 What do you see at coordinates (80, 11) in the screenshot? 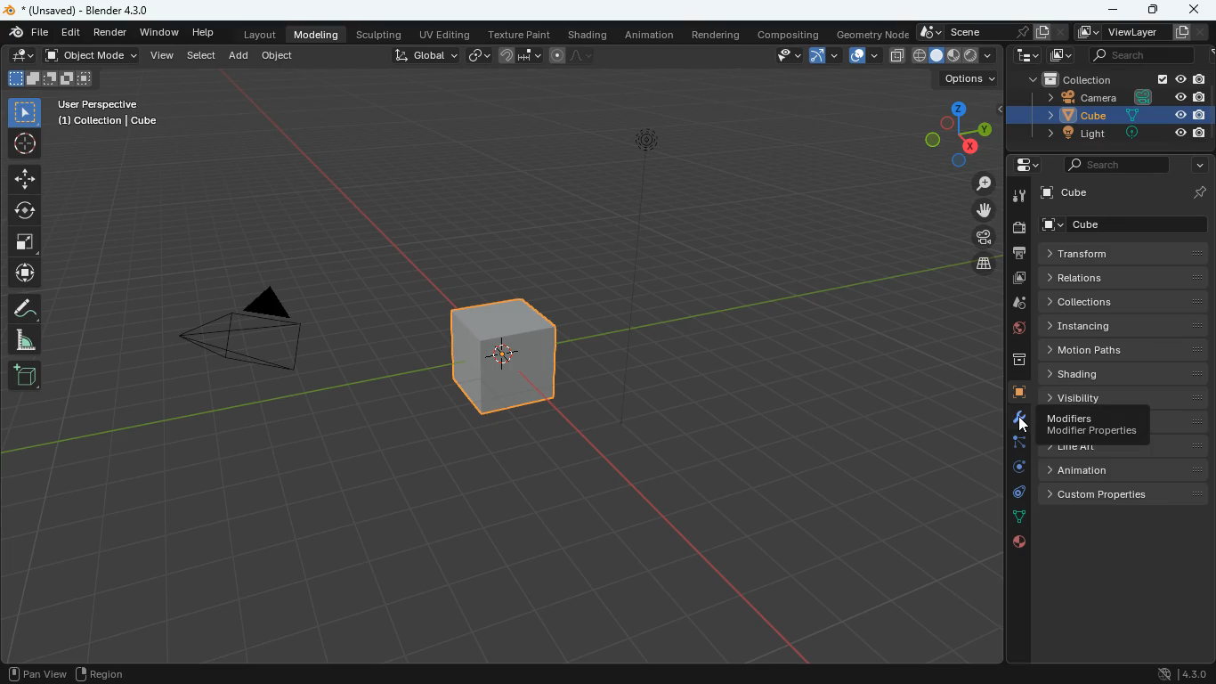
I see `blender` at bounding box center [80, 11].